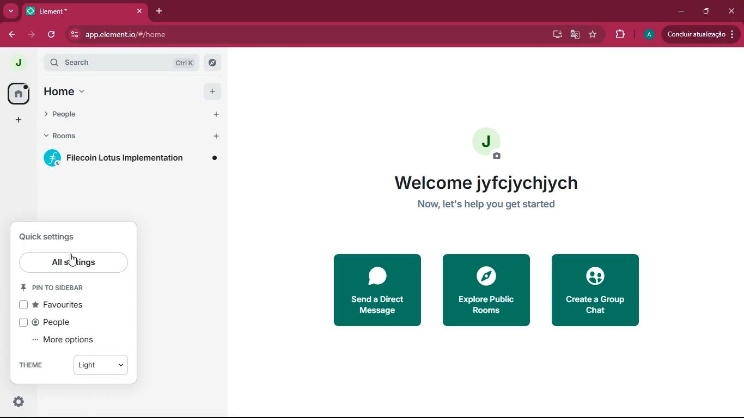  What do you see at coordinates (376, 290) in the screenshot?
I see `send` at bounding box center [376, 290].